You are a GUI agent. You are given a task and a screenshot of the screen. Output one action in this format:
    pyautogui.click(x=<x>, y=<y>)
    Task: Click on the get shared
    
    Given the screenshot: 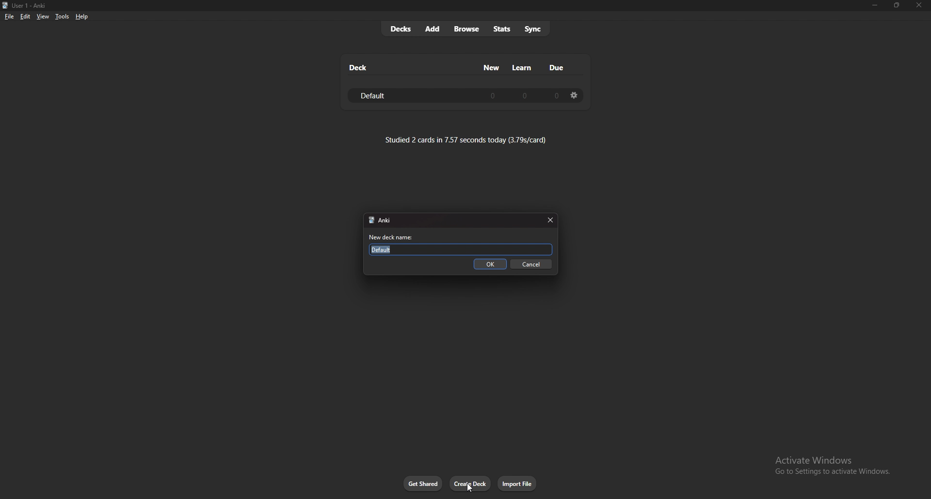 What is the action you would take?
    pyautogui.click(x=423, y=484)
    